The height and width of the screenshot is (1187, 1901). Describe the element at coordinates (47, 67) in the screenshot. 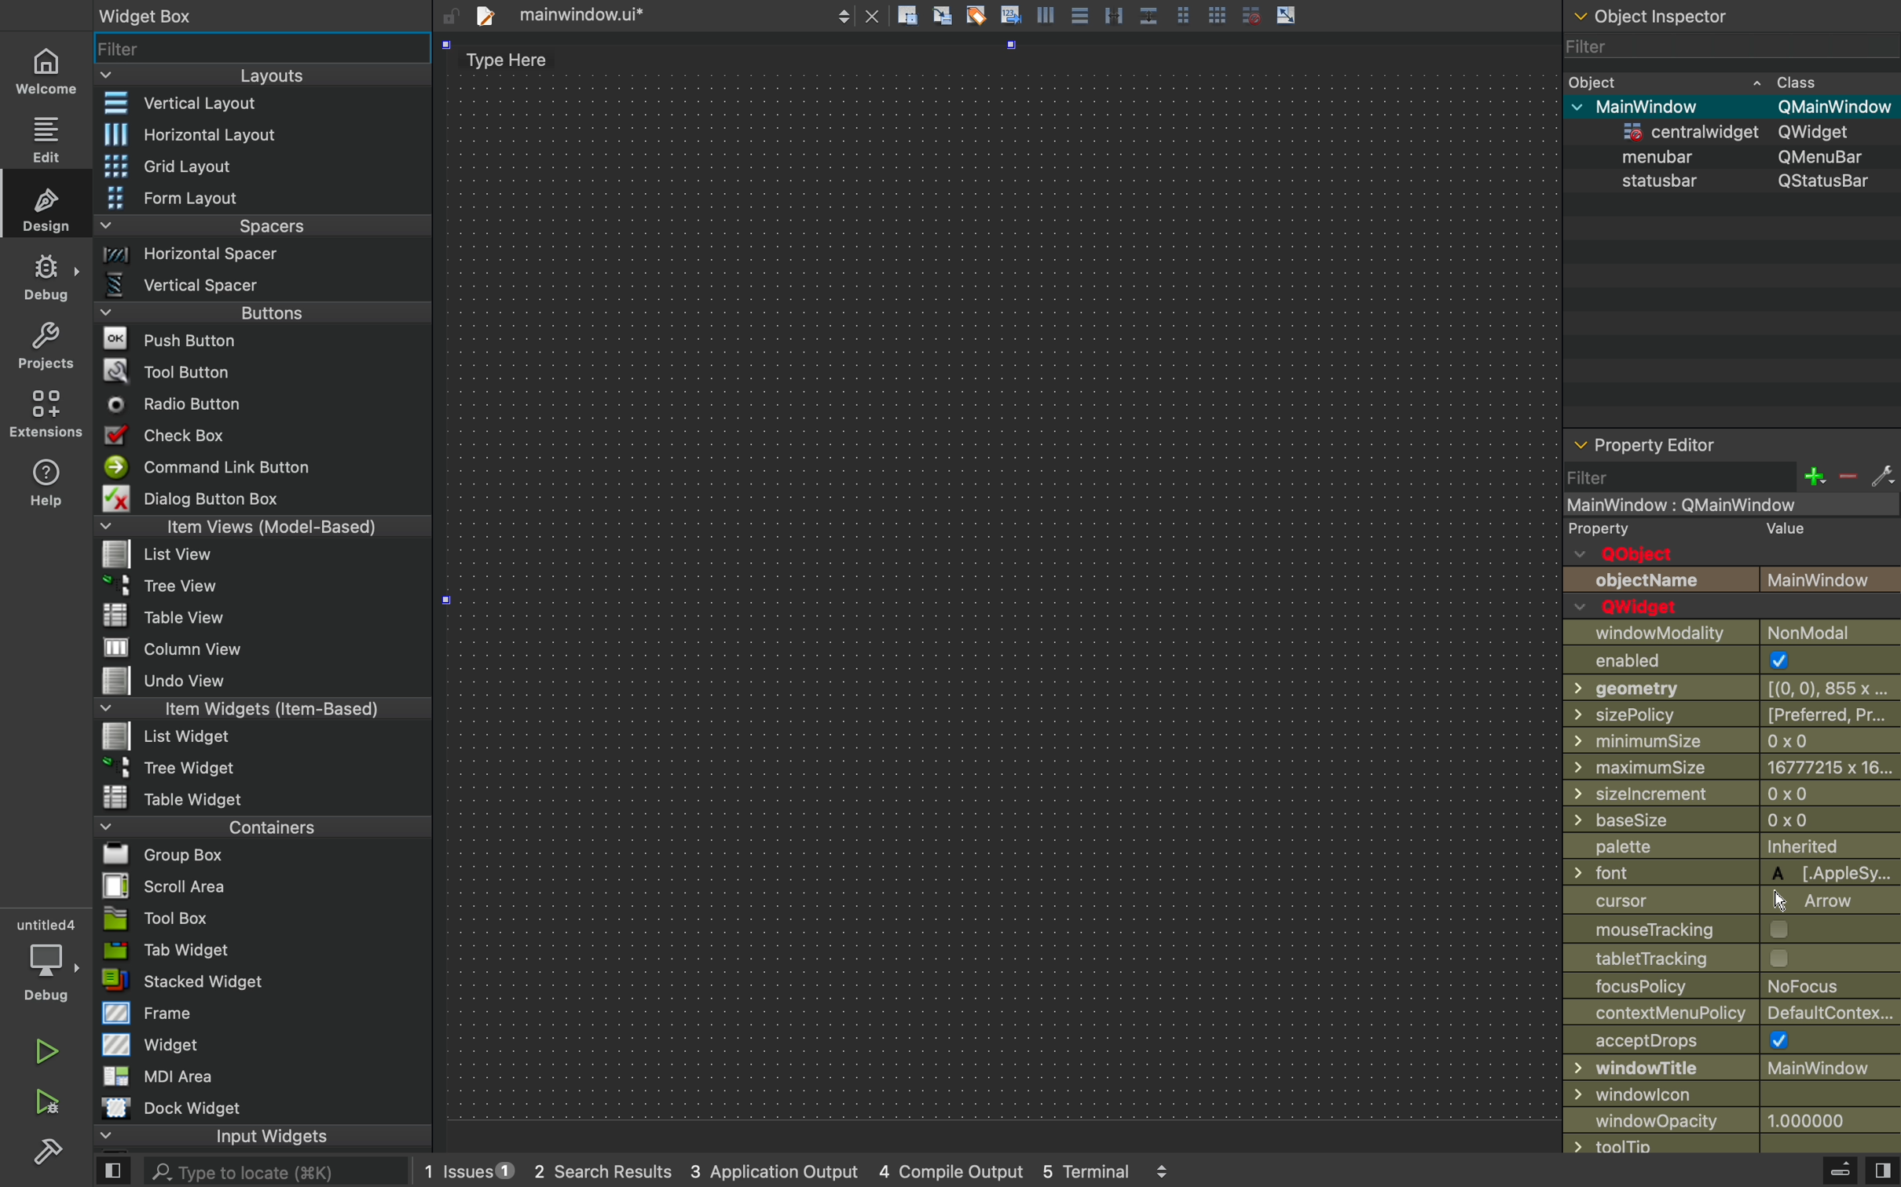

I see `home` at that location.